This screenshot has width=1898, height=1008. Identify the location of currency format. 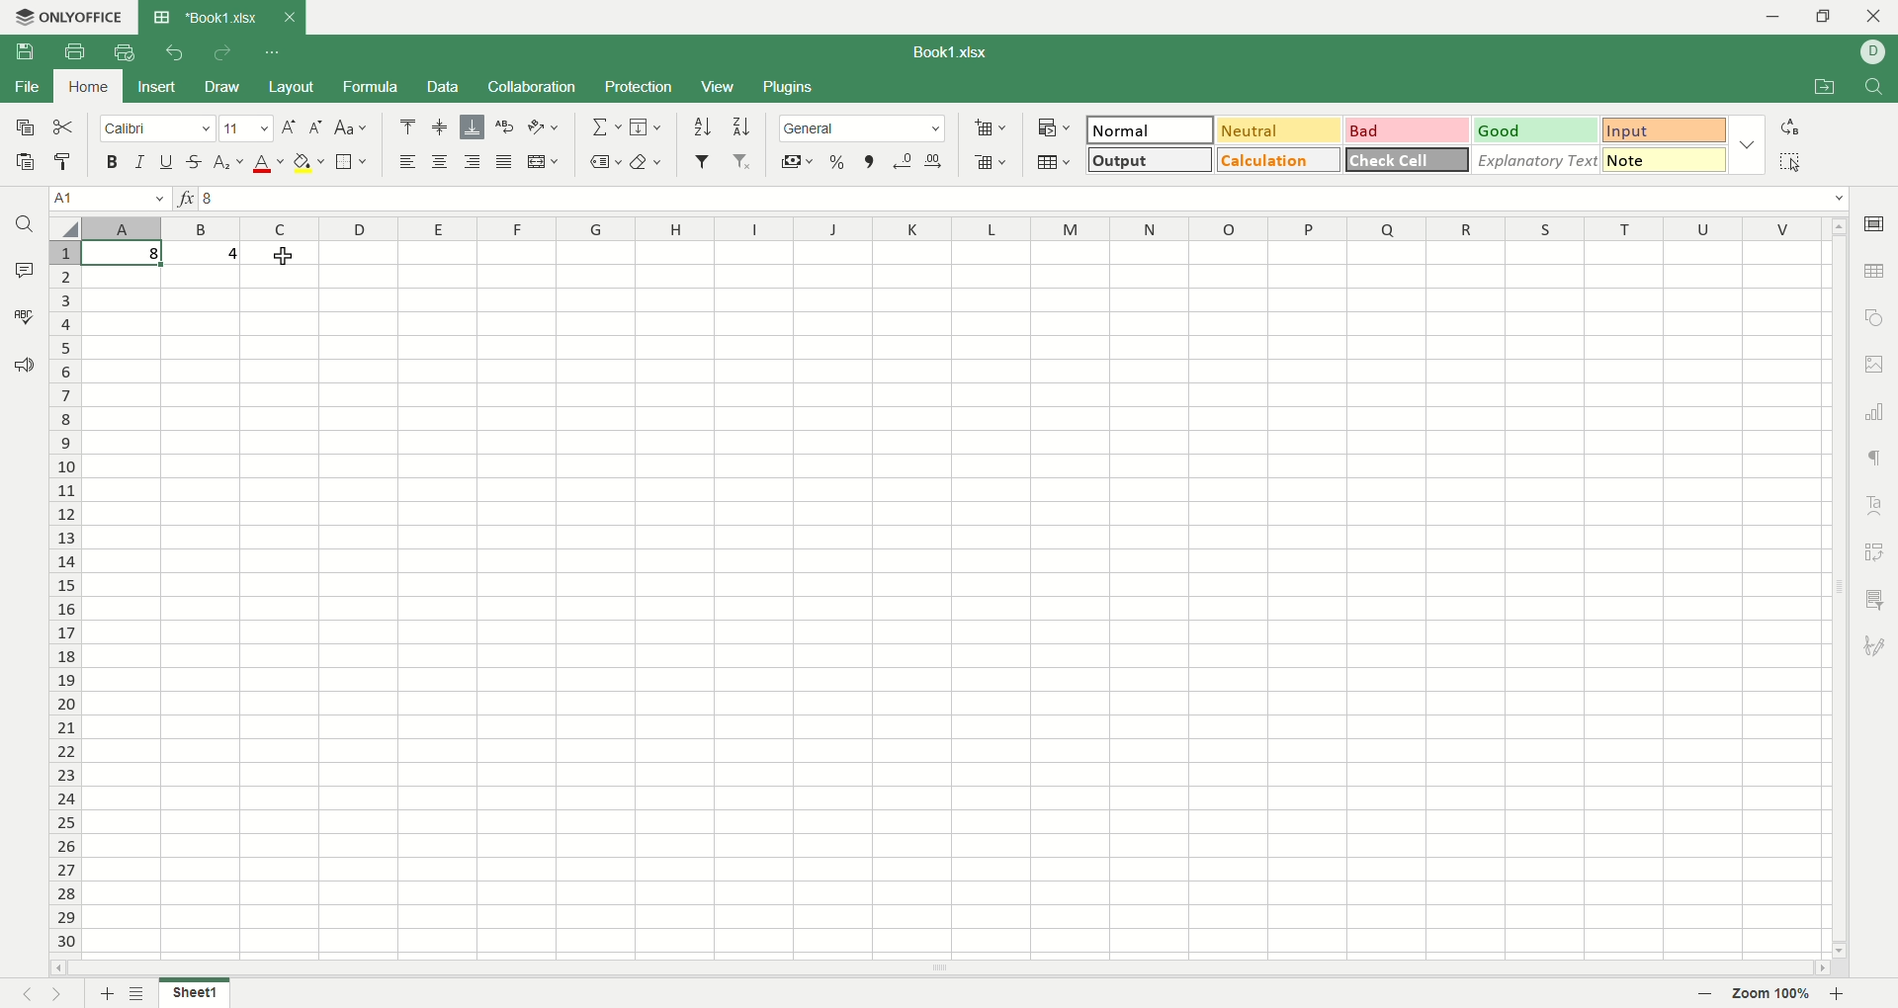
(795, 162).